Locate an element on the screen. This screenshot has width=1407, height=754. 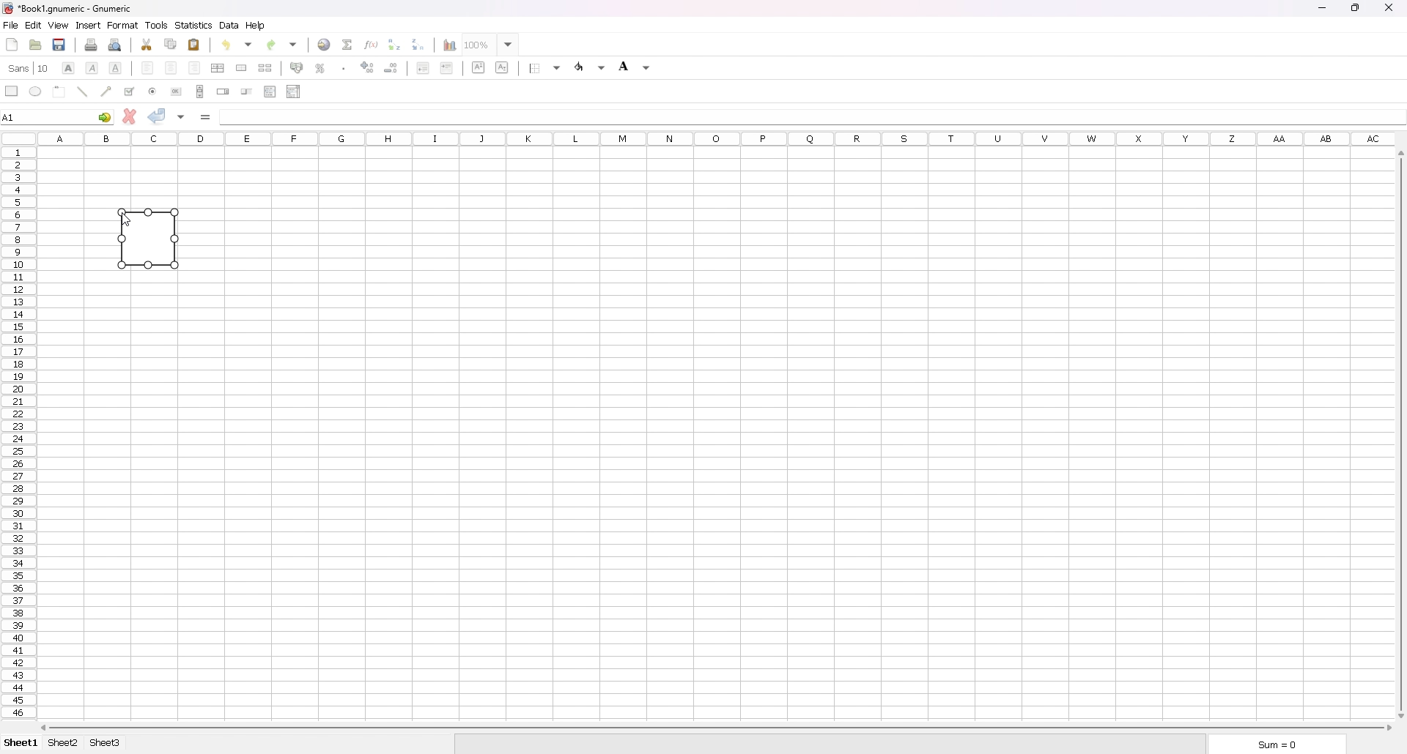
paste is located at coordinates (195, 44).